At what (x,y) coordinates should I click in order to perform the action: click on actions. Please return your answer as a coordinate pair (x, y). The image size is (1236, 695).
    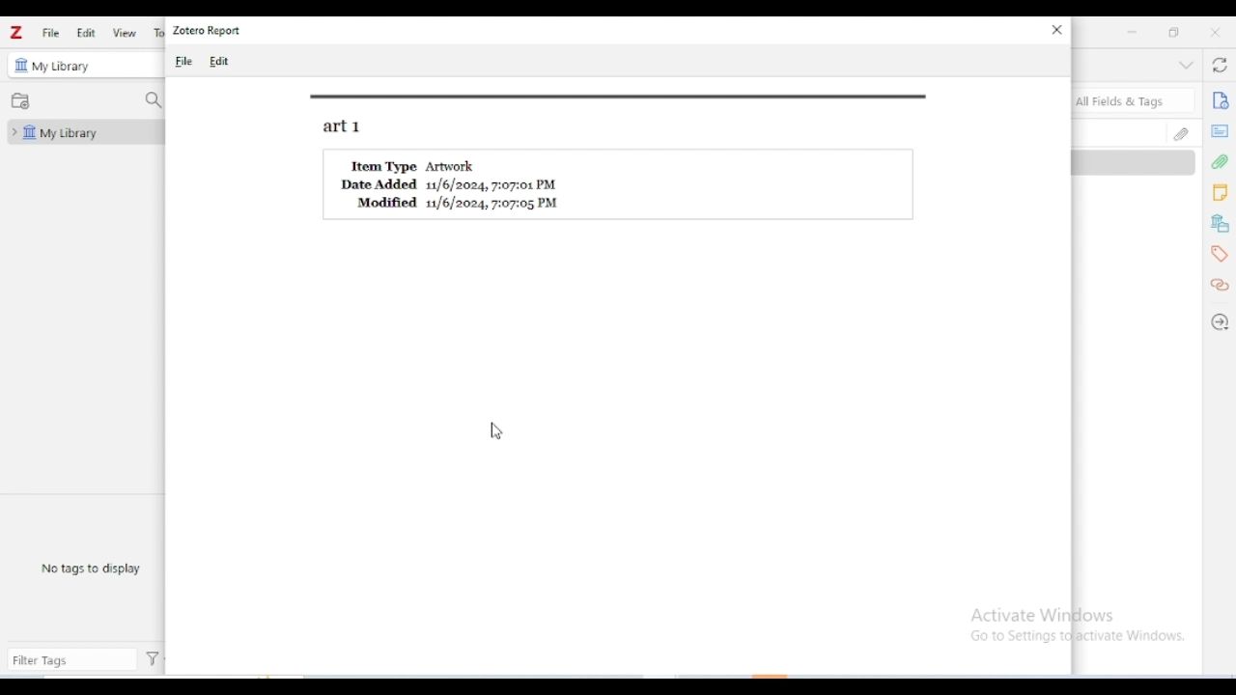
    Looking at the image, I should click on (153, 659).